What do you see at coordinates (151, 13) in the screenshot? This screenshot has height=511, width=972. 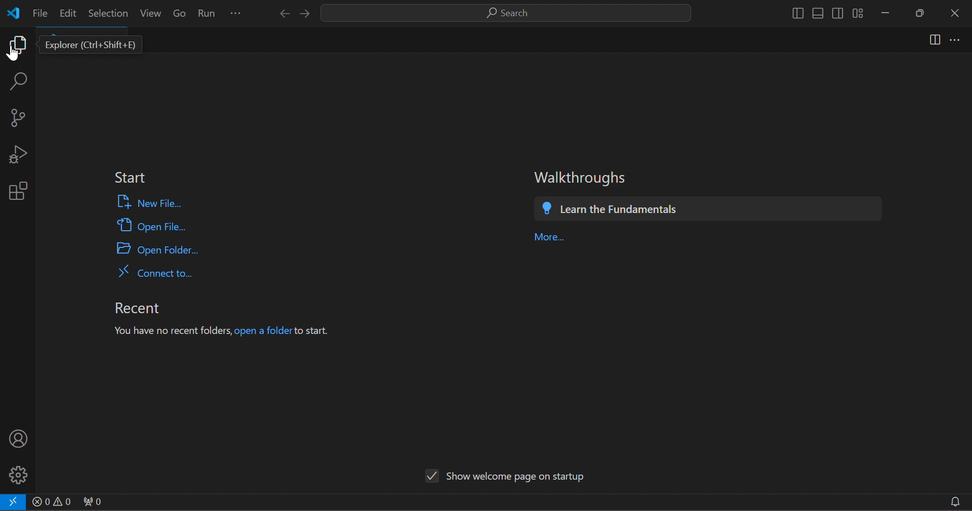 I see `view` at bounding box center [151, 13].